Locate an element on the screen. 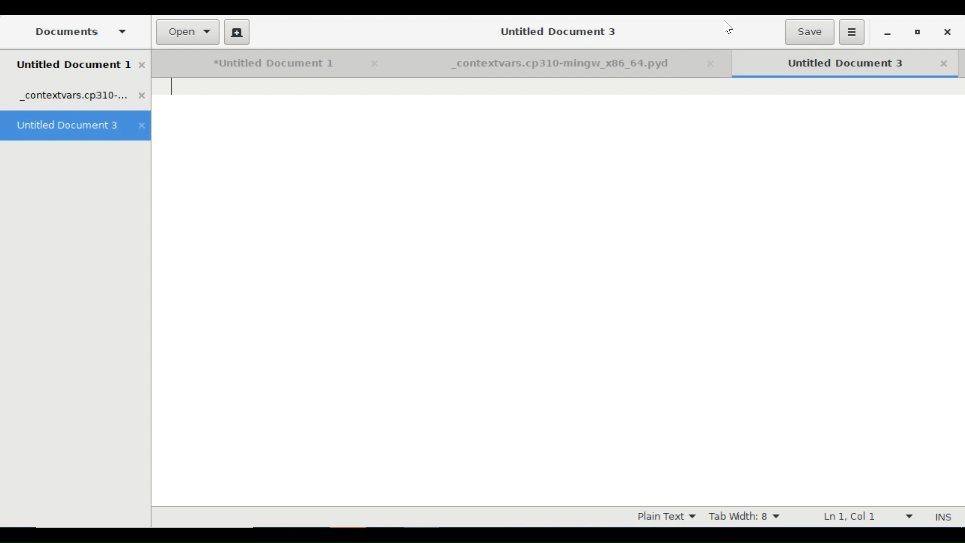  Insert is located at coordinates (942, 517).